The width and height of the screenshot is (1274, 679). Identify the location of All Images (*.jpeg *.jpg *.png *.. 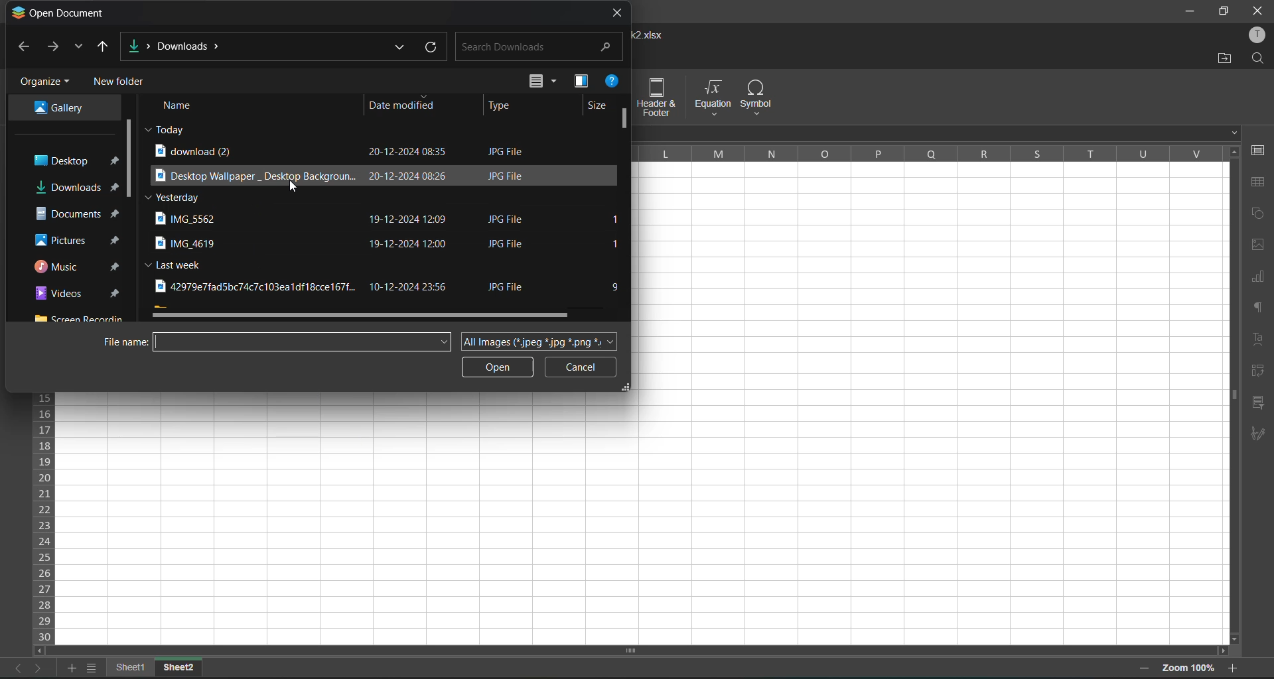
(538, 342).